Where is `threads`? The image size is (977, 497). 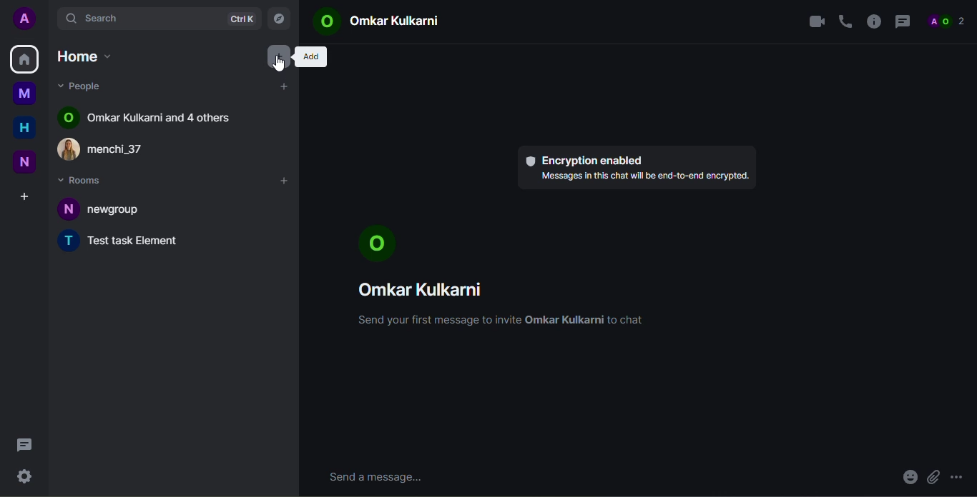
threads is located at coordinates (24, 445).